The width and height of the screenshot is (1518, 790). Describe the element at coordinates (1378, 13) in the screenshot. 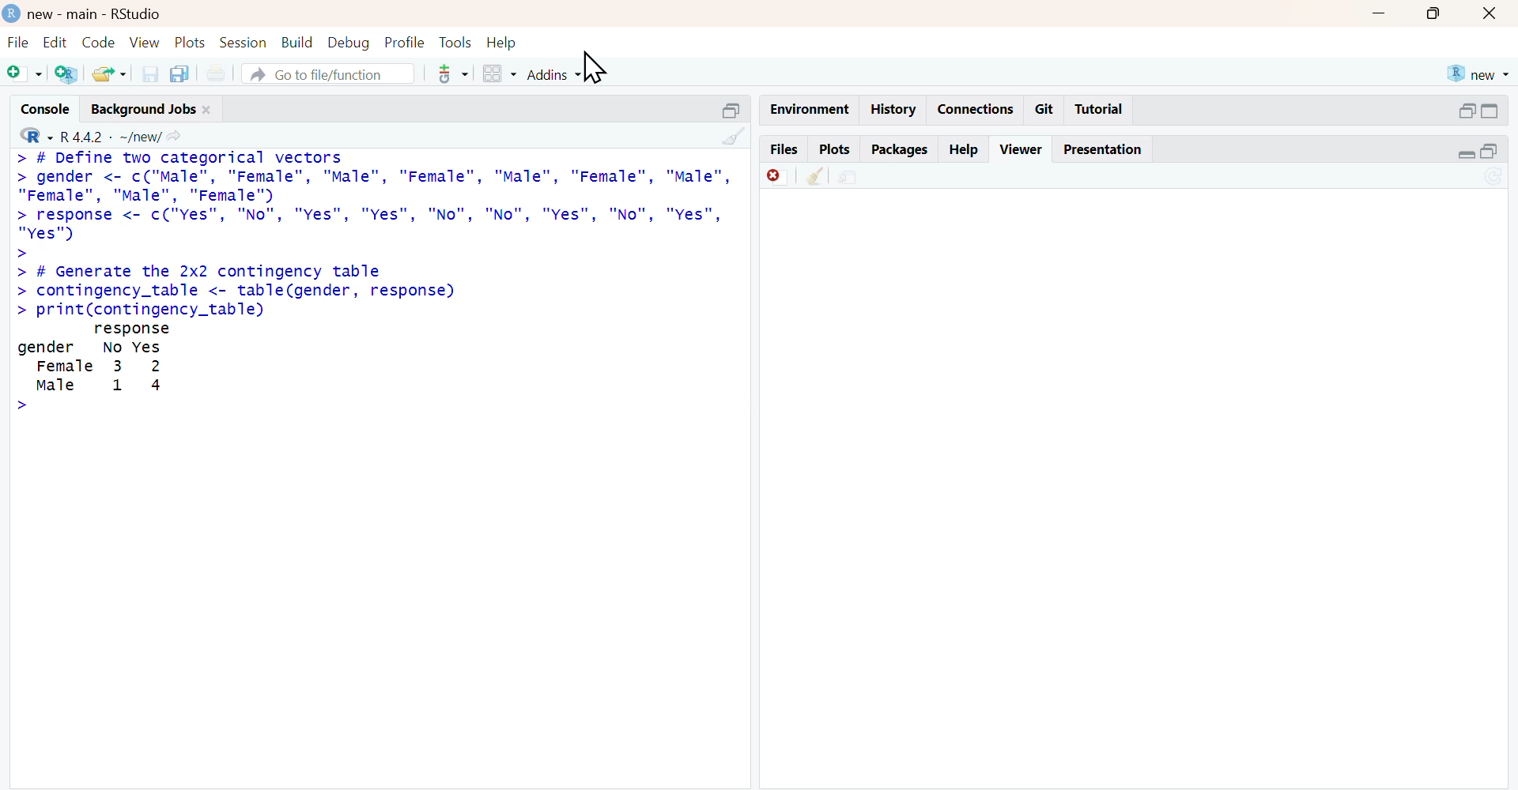

I see `minimise` at that location.